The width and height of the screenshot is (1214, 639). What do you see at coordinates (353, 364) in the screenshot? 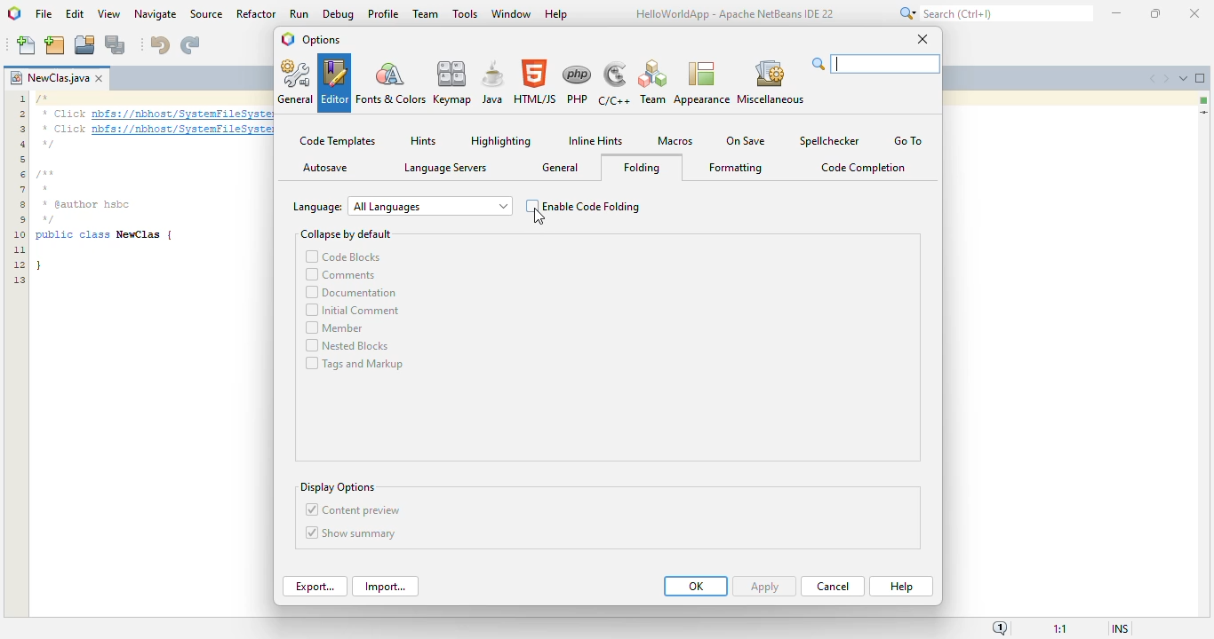
I see `tags and markup` at bounding box center [353, 364].